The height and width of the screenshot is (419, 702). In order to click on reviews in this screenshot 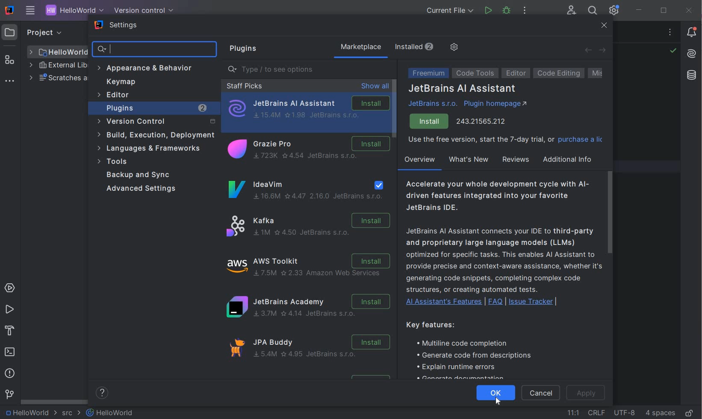, I will do `click(515, 160)`.